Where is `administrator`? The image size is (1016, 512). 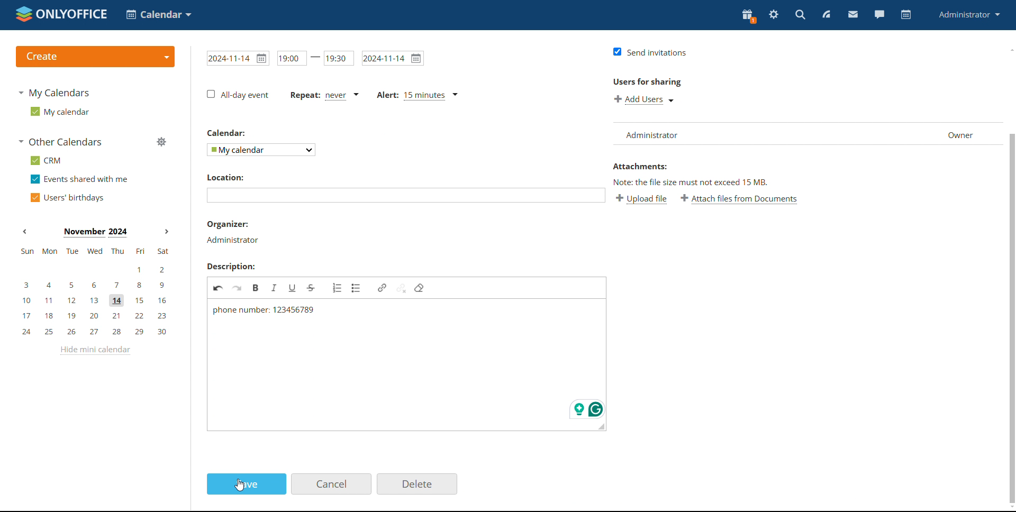 administrator is located at coordinates (233, 240).